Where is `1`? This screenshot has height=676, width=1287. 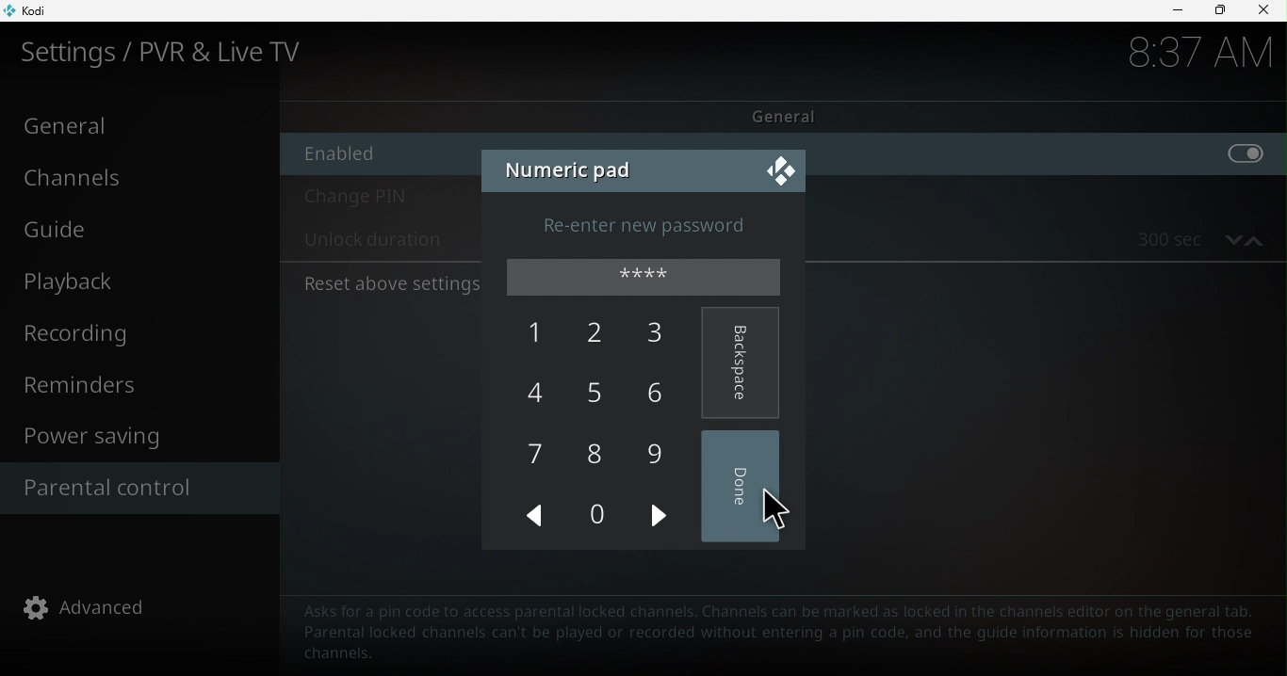 1 is located at coordinates (538, 333).